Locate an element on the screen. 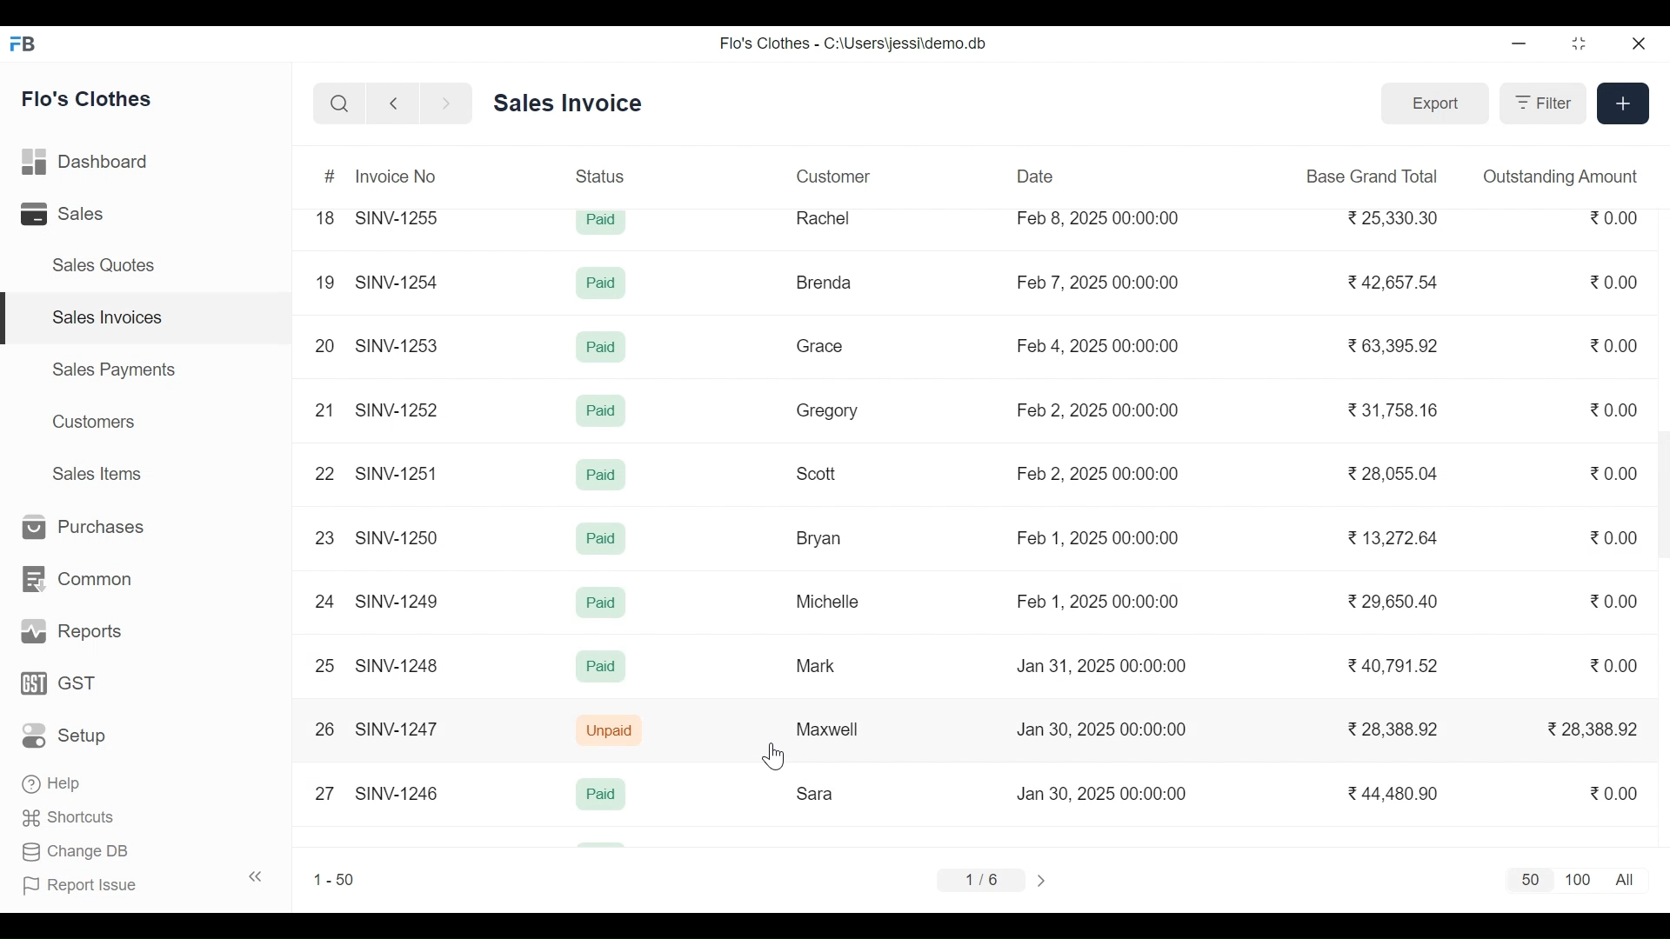 The width and height of the screenshot is (1670, 939). SINV-1251 is located at coordinates (397, 473).